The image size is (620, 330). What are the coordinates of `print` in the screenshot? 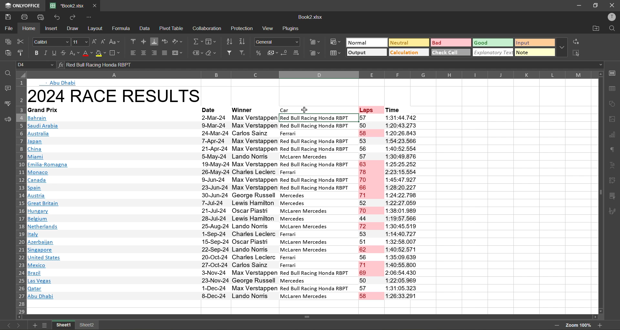 It's located at (25, 18).